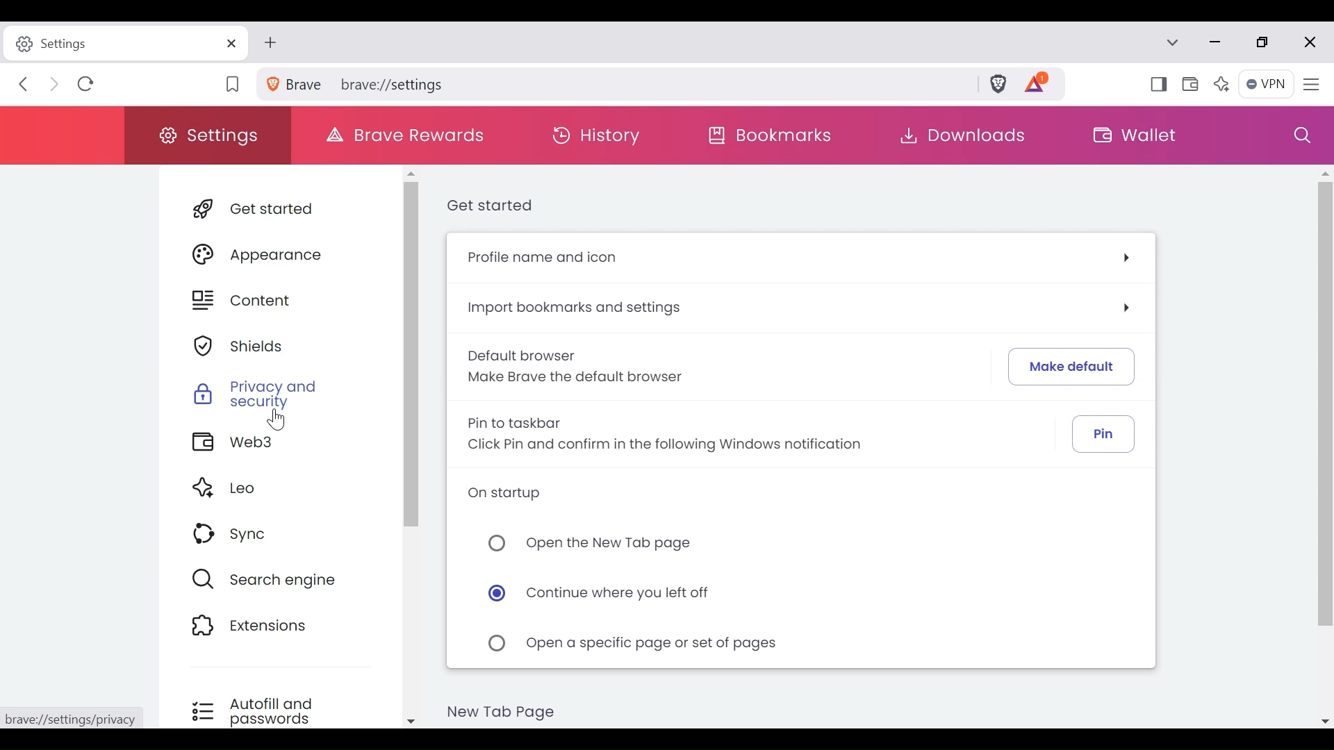 Image resolution: width=1334 pixels, height=750 pixels. Describe the element at coordinates (1326, 720) in the screenshot. I see `Scroll down` at that location.